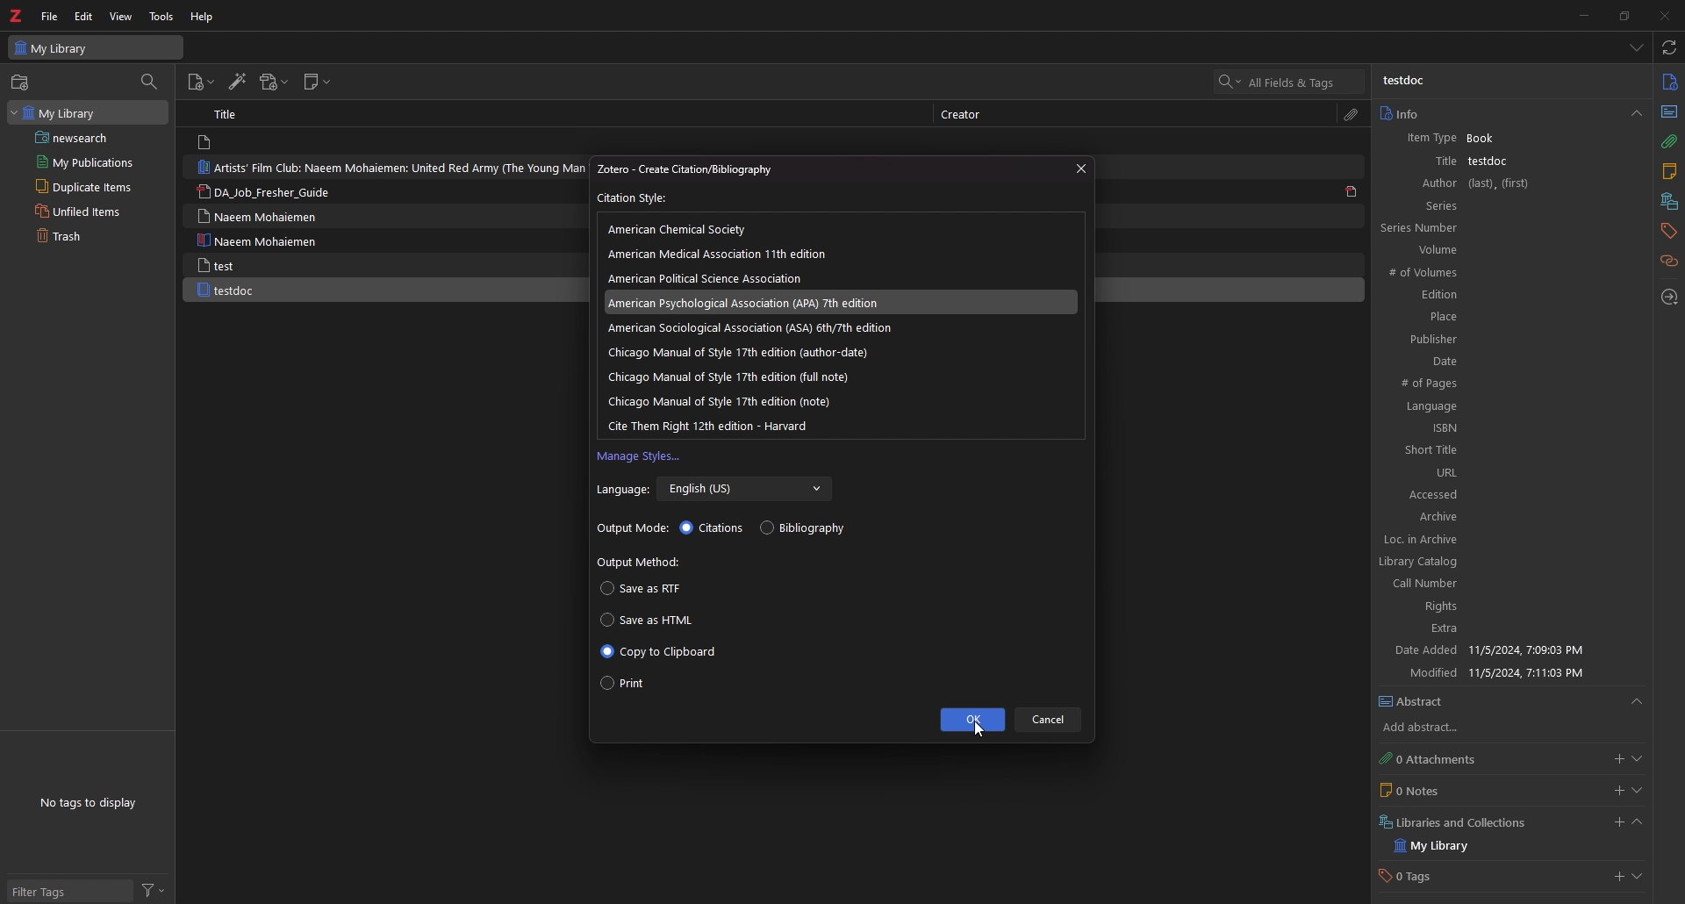 This screenshot has height=904, width=1685. I want to click on add libraries or collection, so click(1616, 825).